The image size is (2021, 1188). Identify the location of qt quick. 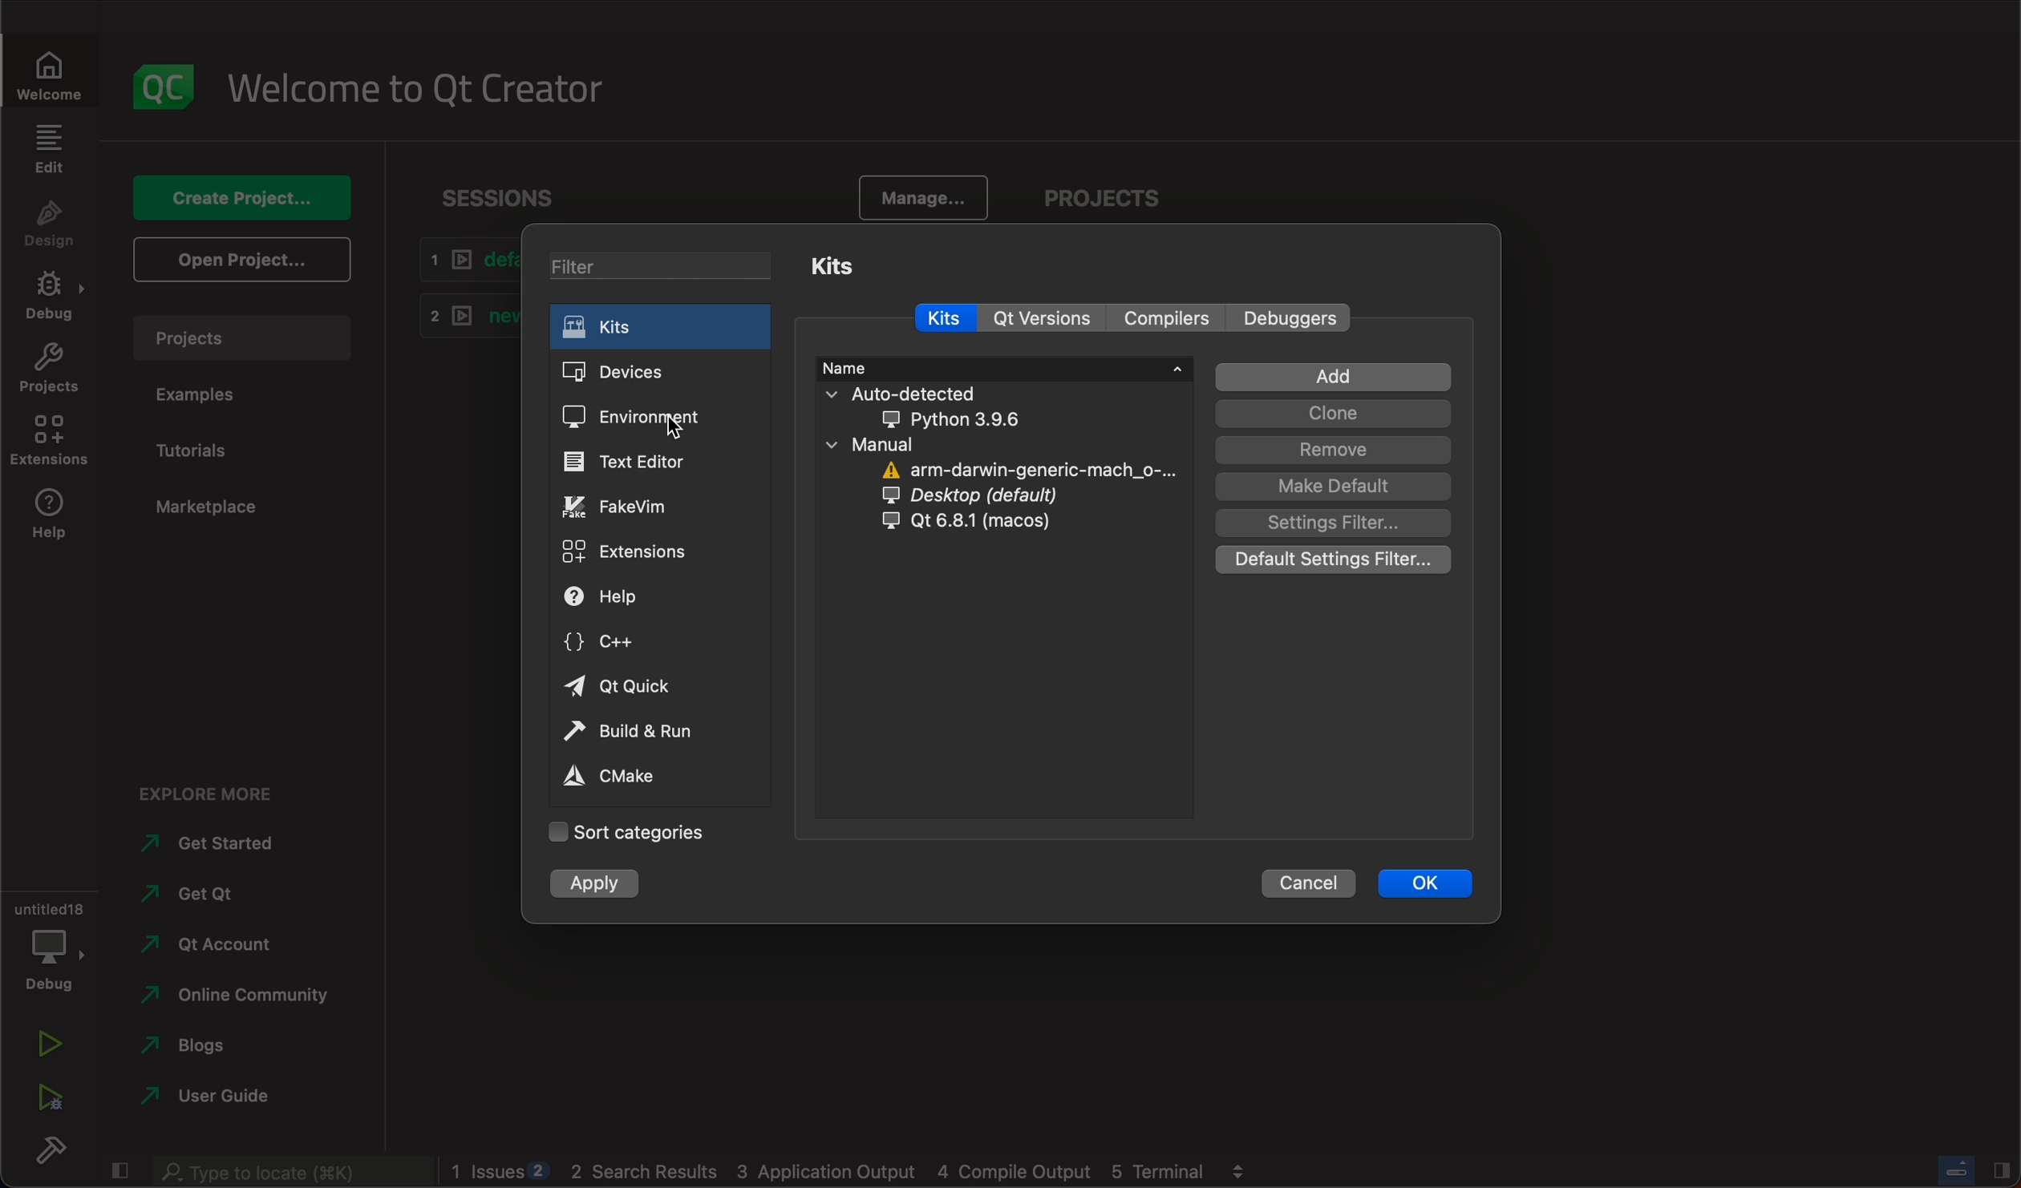
(623, 689).